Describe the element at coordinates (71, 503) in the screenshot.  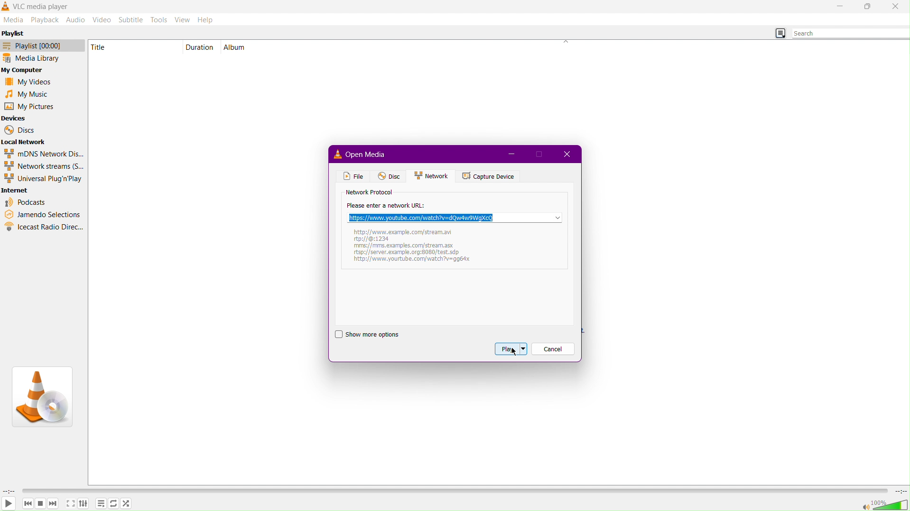
I see `Fullscreen` at that location.